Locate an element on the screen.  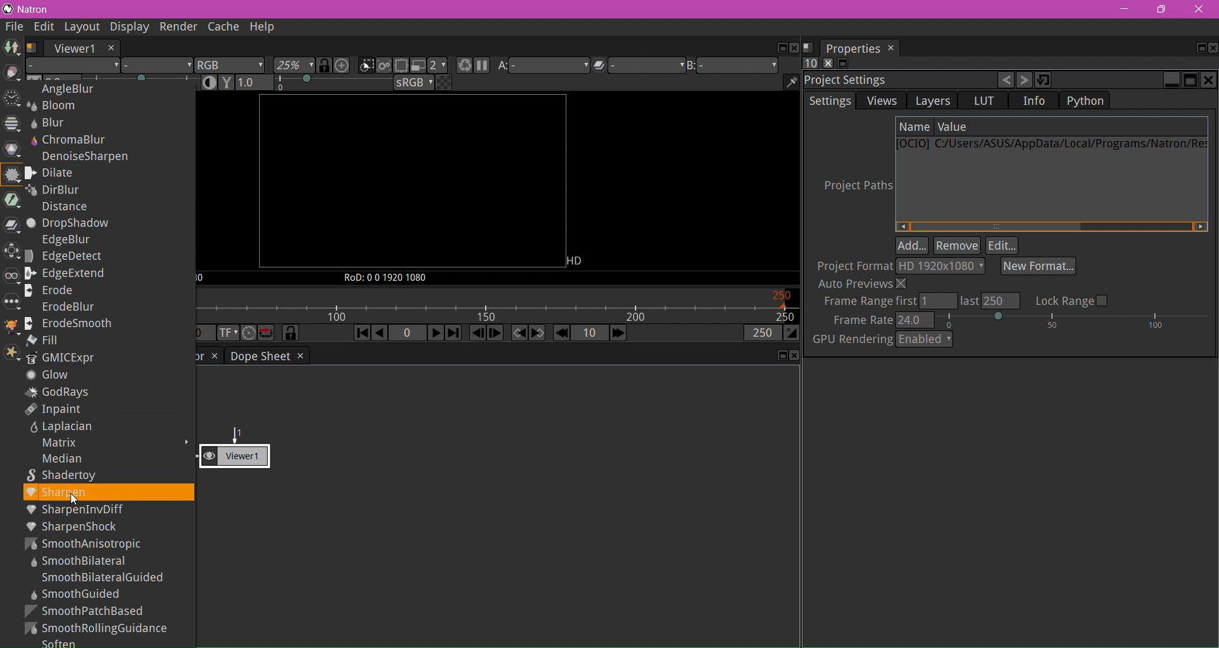
Bur is located at coordinates (51, 122).